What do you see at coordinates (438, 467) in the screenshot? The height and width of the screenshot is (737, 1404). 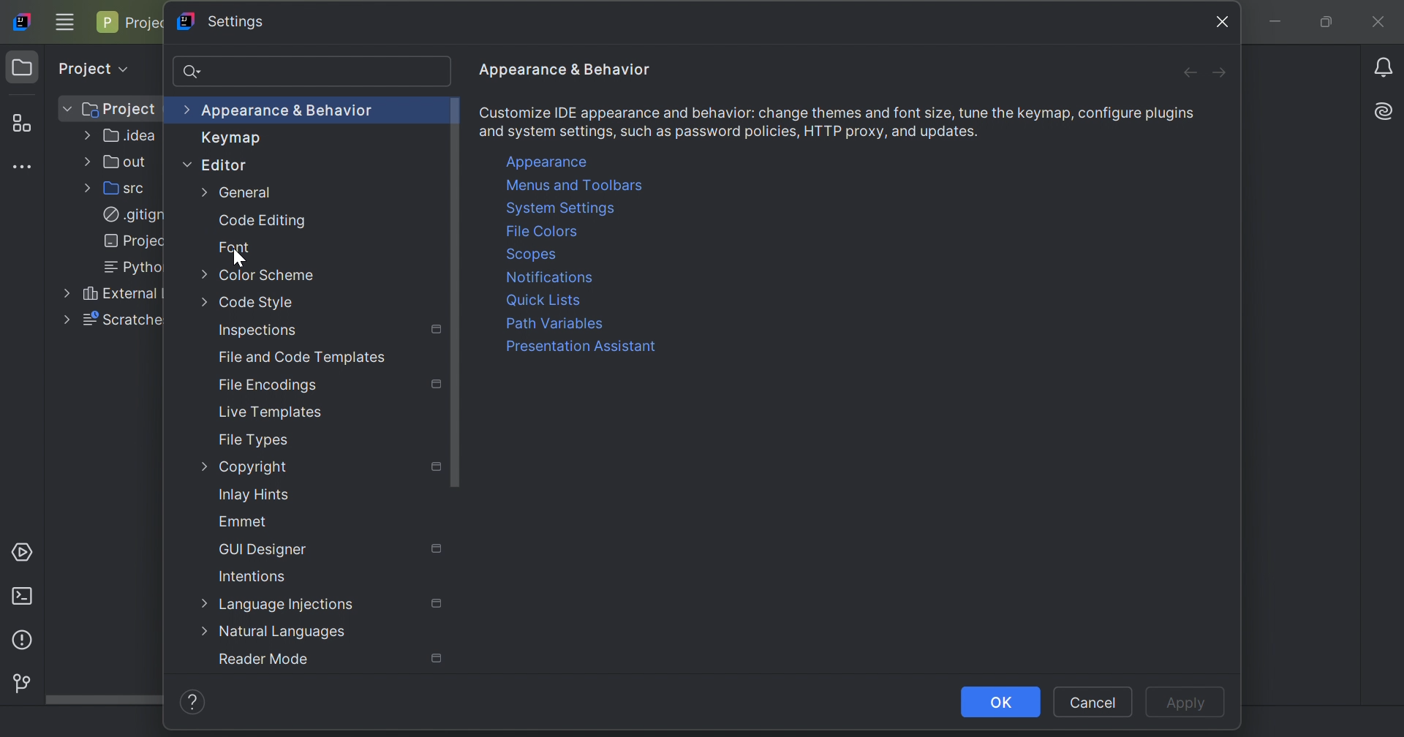 I see `Settings marked with this icon are only applied to the current project. Non-marked settings are applied to all projects.` at bounding box center [438, 467].